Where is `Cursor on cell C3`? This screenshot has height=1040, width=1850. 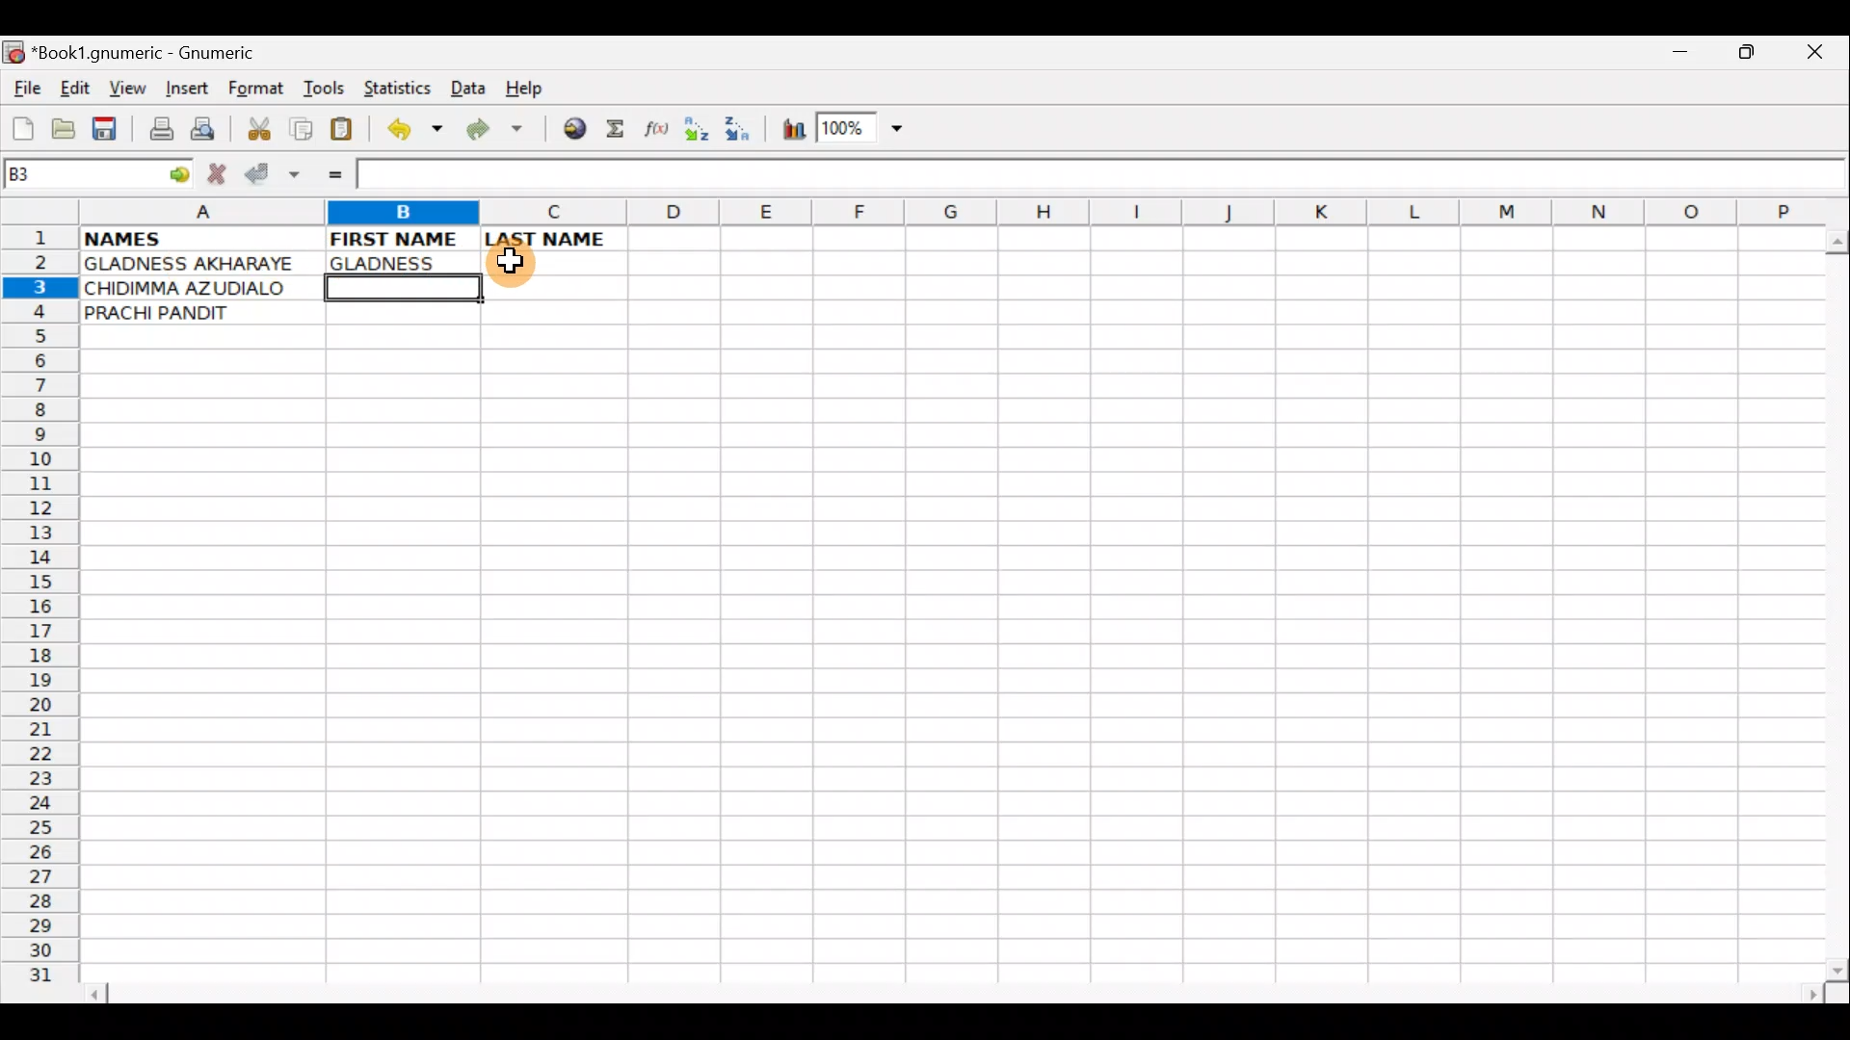
Cursor on cell C3 is located at coordinates (520, 267).